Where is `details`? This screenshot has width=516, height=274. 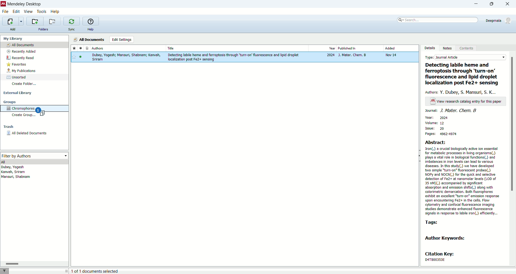 details is located at coordinates (431, 48).